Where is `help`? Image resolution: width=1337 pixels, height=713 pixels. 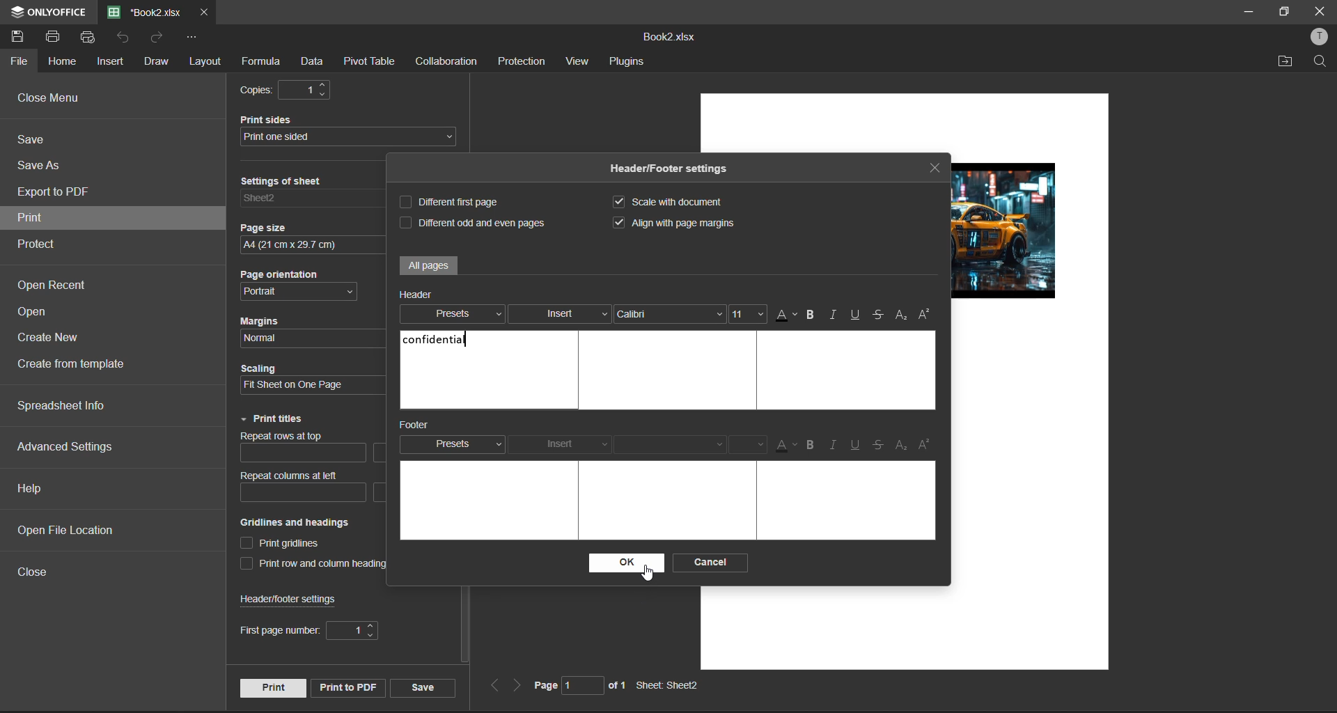
help is located at coordinates (33, 487).